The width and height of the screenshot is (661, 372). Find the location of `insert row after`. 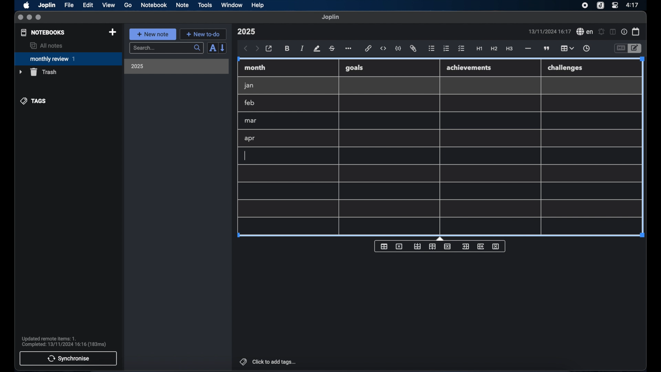

insert row after is located at coordinates (432, 247).